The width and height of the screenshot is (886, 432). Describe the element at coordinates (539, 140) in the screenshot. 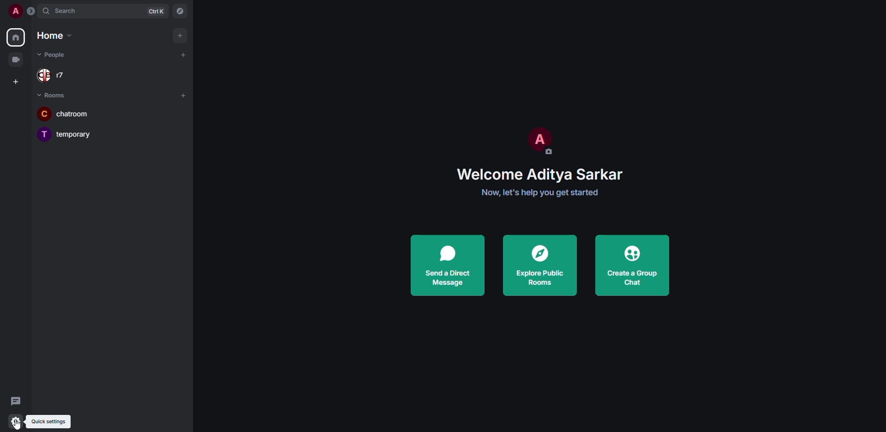

I see `profile pic` at that location.